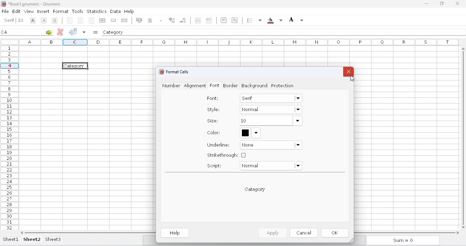 The height and width of the screenshot is (246, 466). Describe the element at coordinates (16, 11) in the screenshot. I see `edit` at that location.